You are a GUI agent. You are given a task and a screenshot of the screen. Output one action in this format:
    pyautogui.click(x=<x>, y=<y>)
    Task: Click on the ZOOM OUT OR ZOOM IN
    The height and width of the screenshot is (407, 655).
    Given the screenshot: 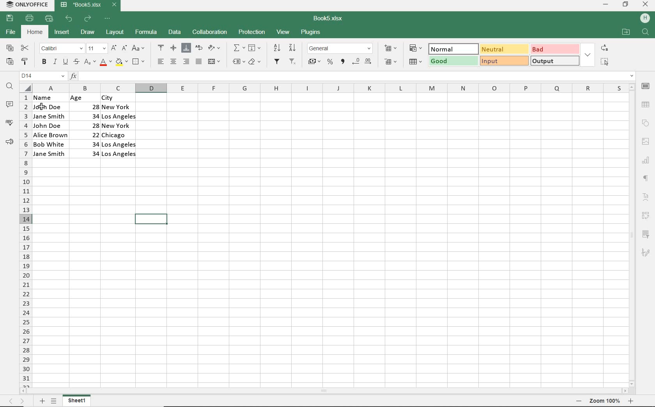 What is the action you would take?
    pyautogui.click(x=609, y=401)
    